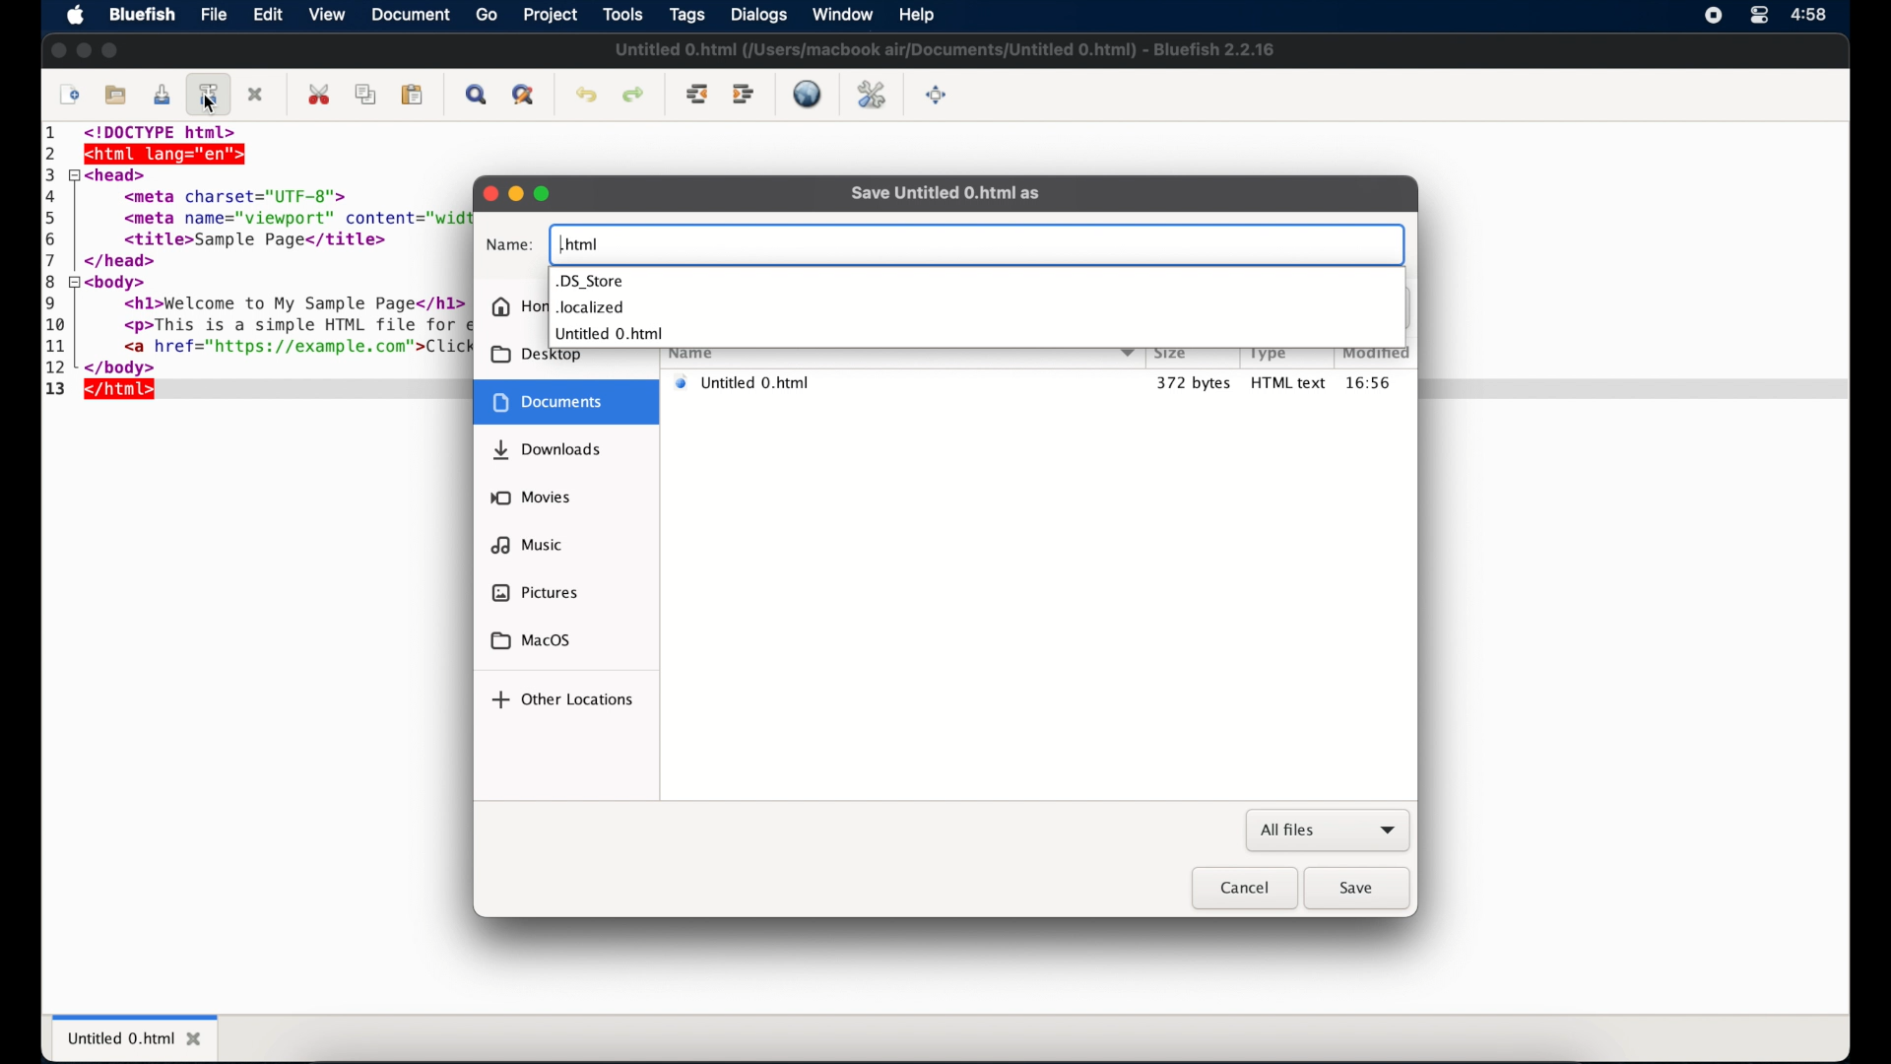 The width and height of the screenshot is (1891, 1064). Describe the element at coordinates (75, 16) in the screenshot. I see `apple icon` at that location.